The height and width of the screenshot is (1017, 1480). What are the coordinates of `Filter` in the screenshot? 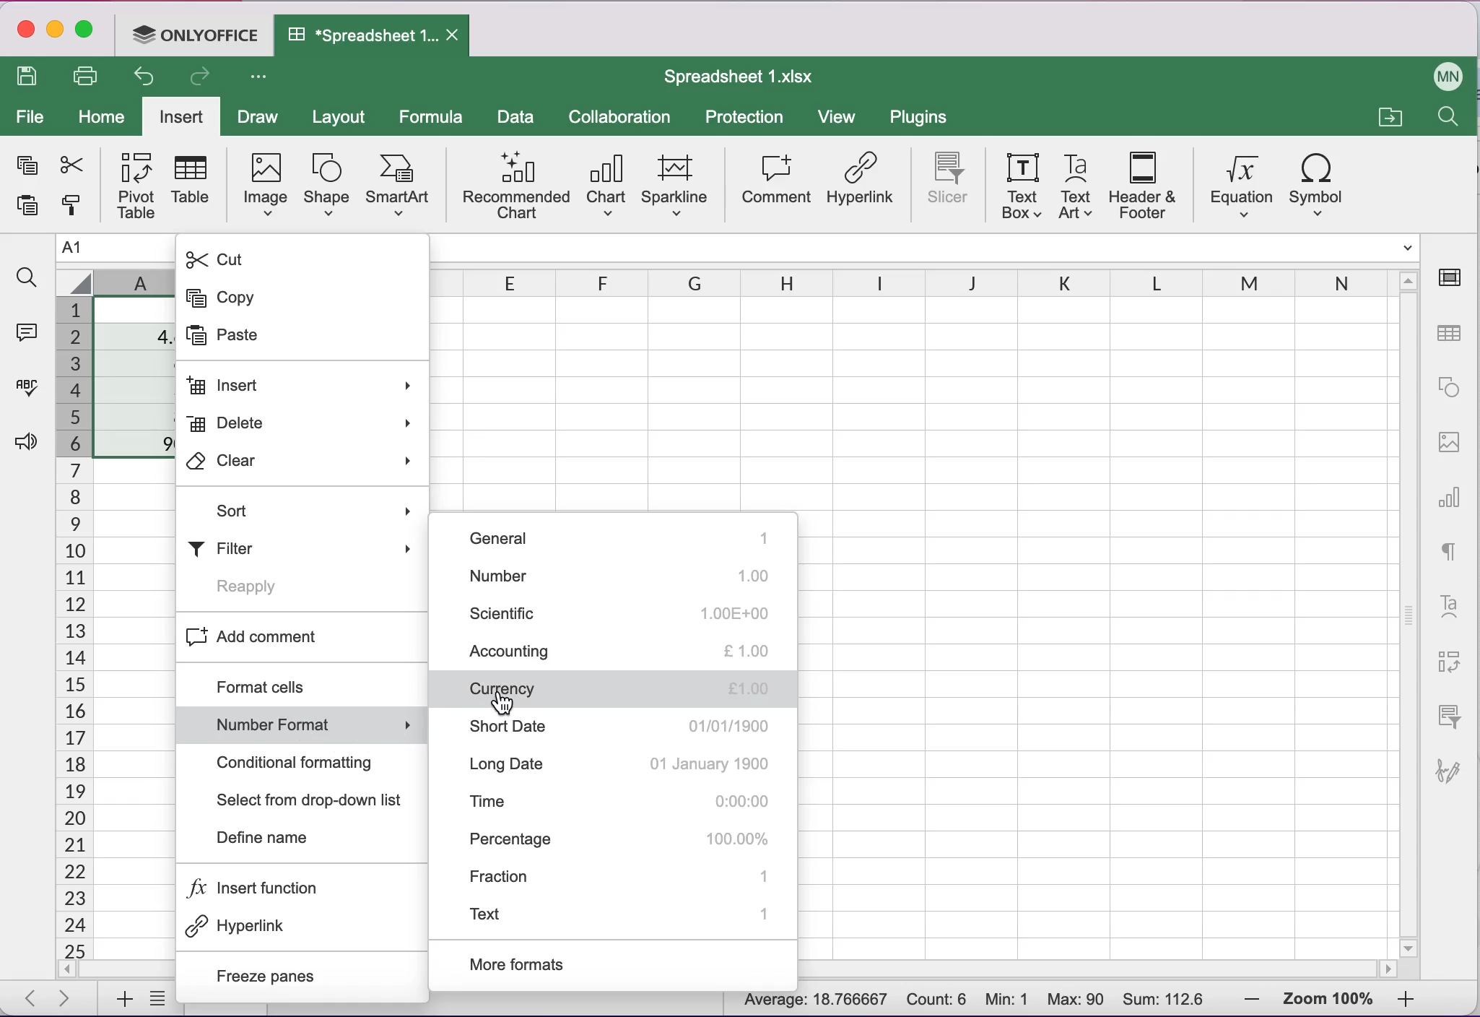 It's located at (308, 544).